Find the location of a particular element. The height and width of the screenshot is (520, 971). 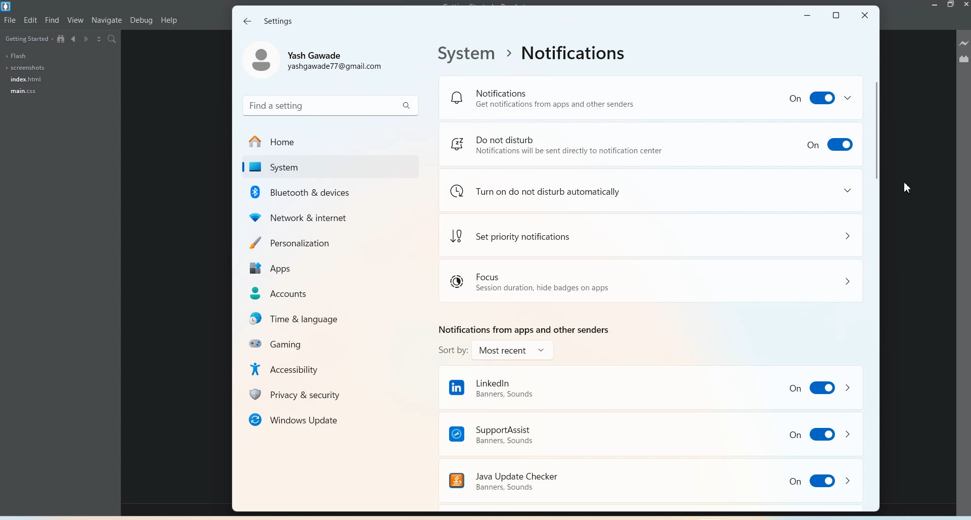

Find is located at coordinates (53, 20).